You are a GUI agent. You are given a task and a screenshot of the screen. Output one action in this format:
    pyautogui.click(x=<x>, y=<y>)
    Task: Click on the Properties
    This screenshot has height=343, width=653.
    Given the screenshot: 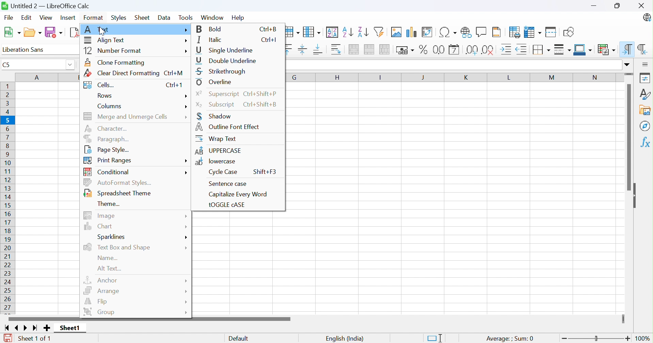 What is the action you would take?
    pyautogui.click(x=646, y=78)
    